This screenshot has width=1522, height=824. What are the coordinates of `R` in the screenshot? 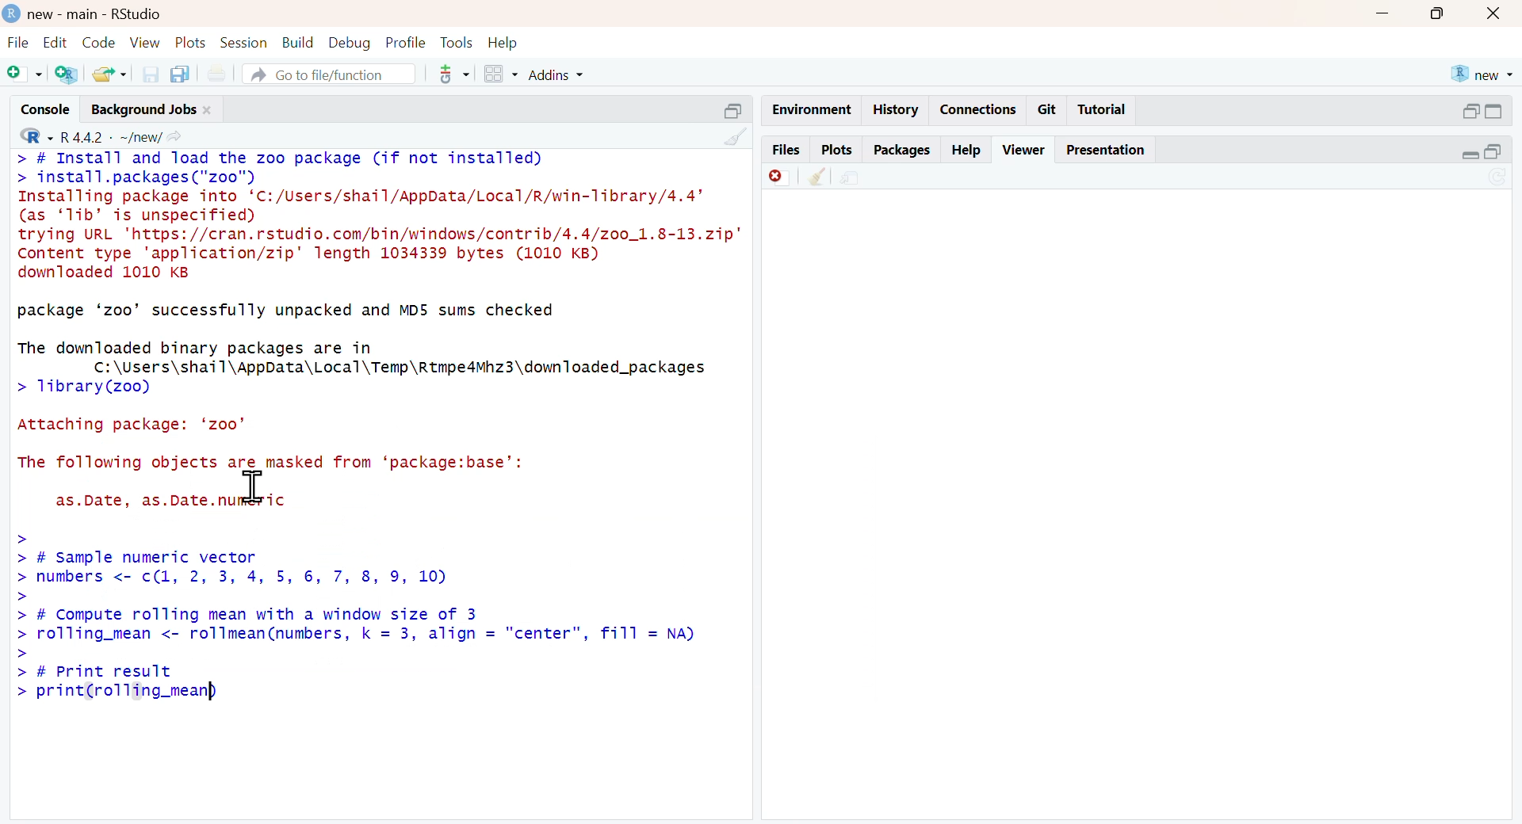 It's located at (36, 136).